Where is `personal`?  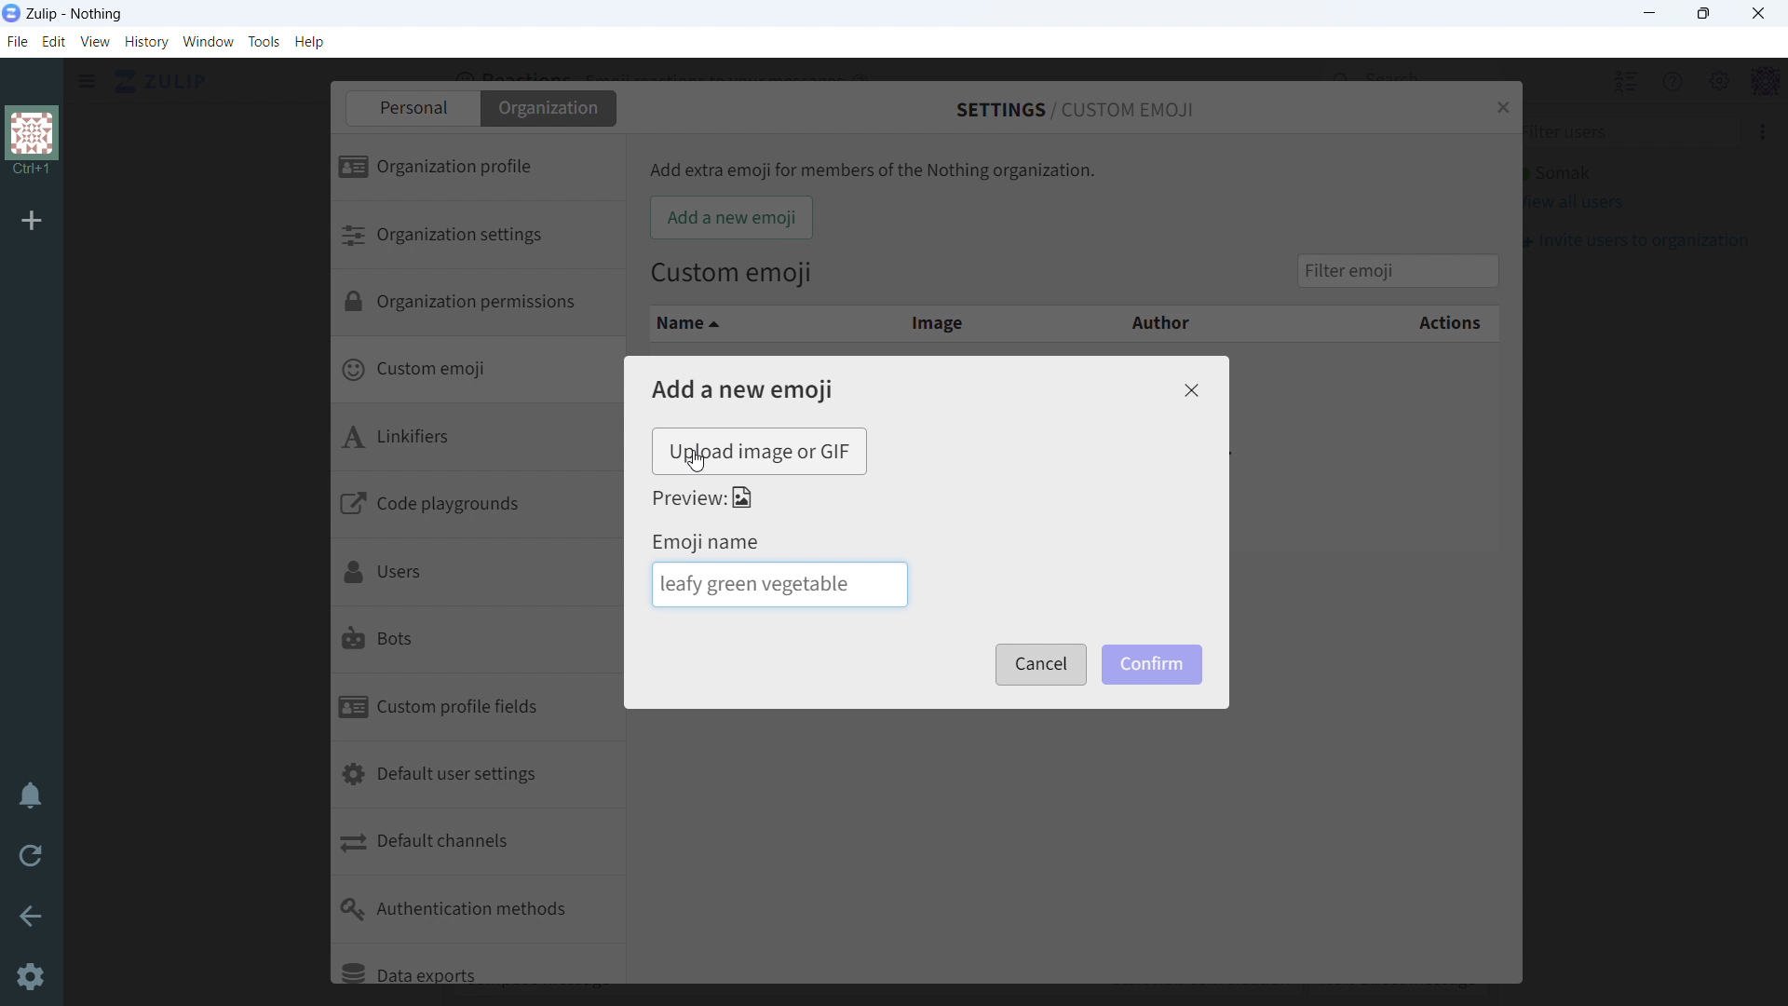 personal is located at coordinates (411, 108).